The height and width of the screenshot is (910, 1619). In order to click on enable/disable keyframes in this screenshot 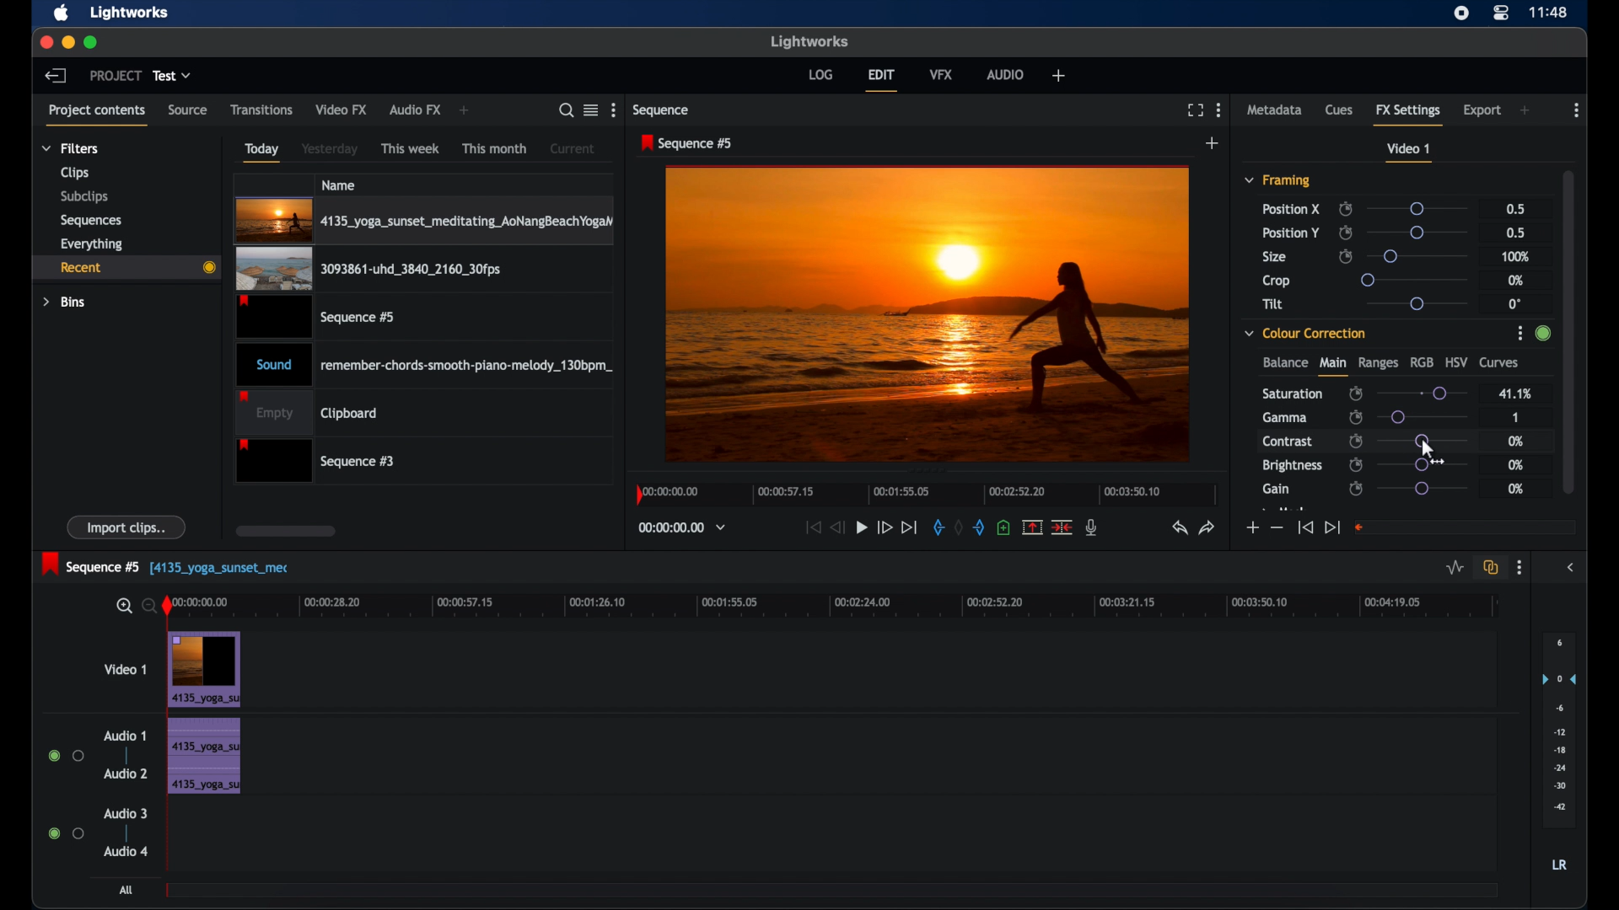, I will do `click(1355, 417)`.